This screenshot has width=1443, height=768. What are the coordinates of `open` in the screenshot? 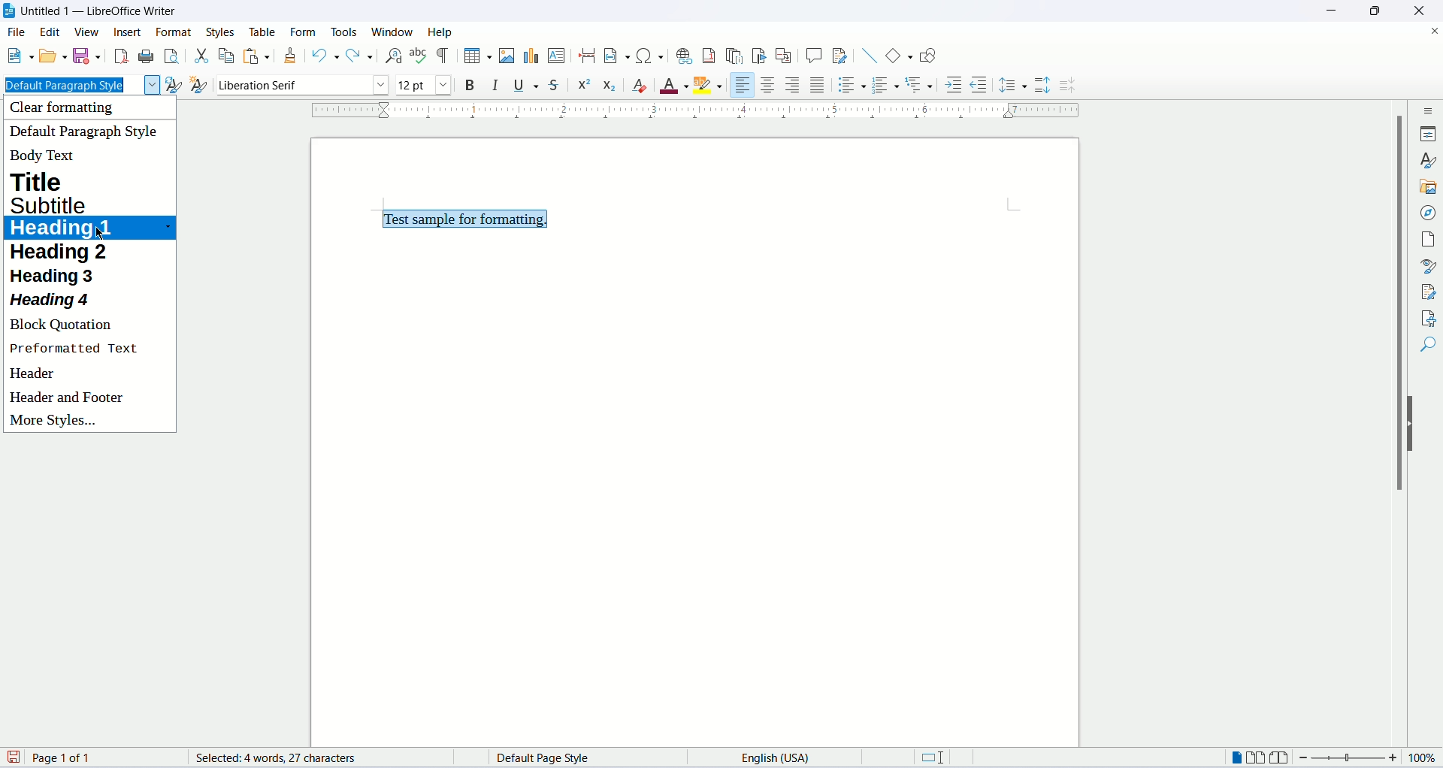 It's located at (51, 56).